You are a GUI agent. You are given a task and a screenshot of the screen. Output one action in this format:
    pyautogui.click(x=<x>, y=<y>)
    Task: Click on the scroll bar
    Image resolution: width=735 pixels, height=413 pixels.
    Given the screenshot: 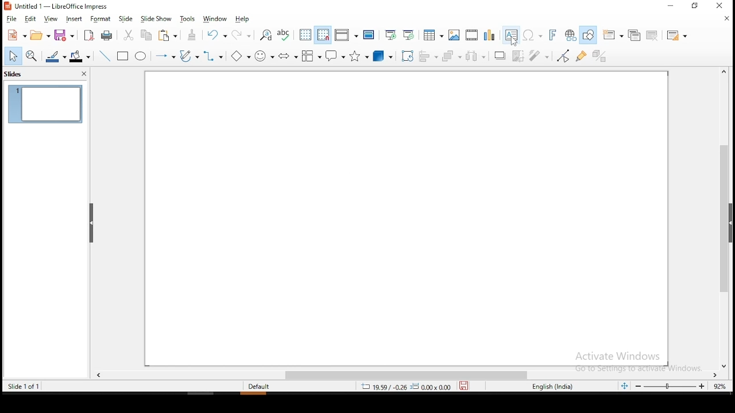 What is the action you would take?
    pyautogui.click(x=405, y=375)
    